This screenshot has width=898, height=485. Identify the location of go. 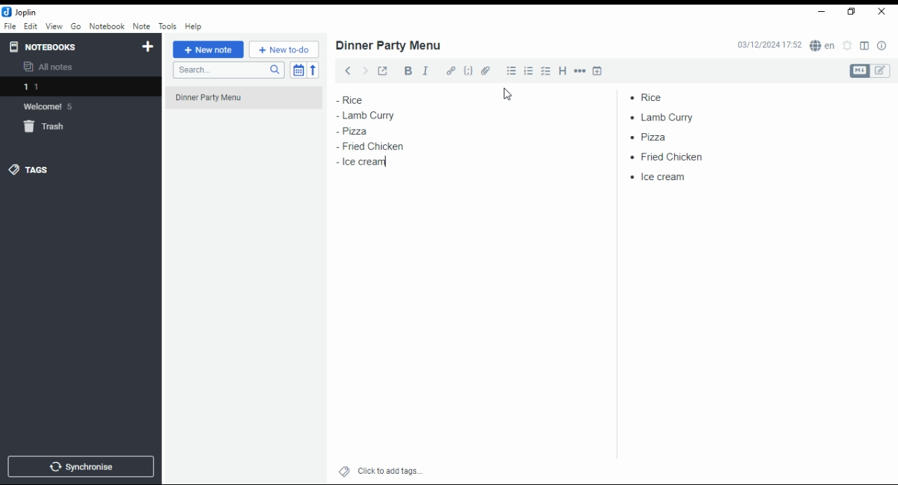
(76, 27).